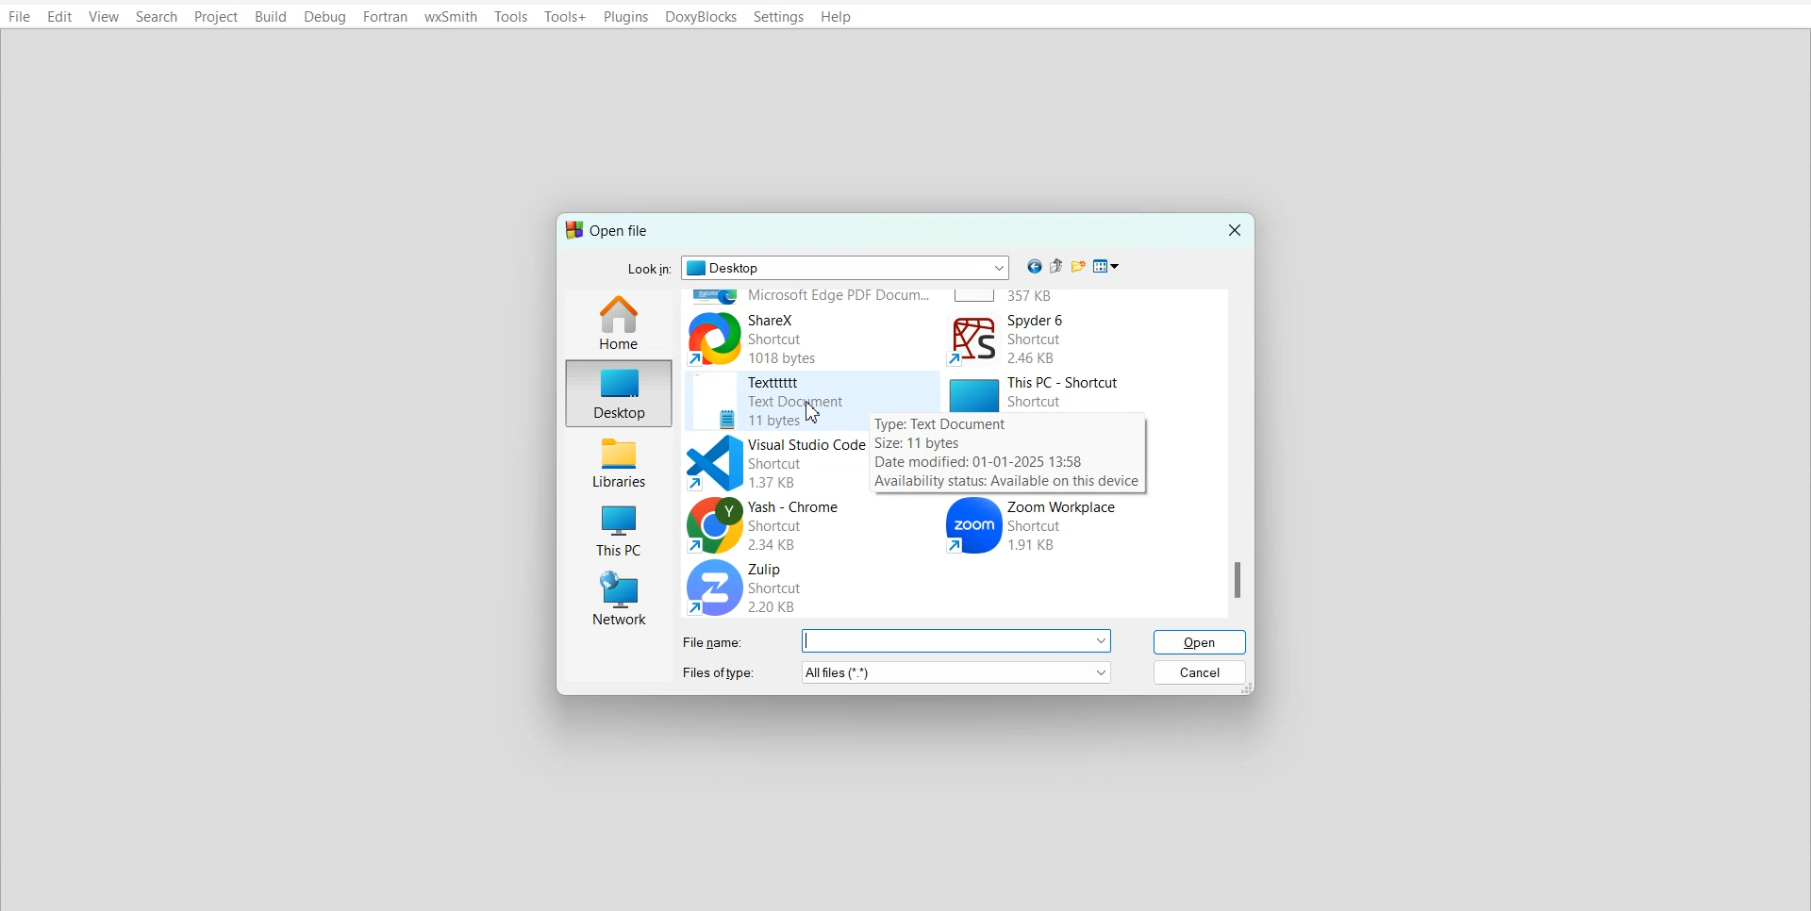  Describe the element at coordinates (610, 230) in the screenshot. I see `Text` at that location.